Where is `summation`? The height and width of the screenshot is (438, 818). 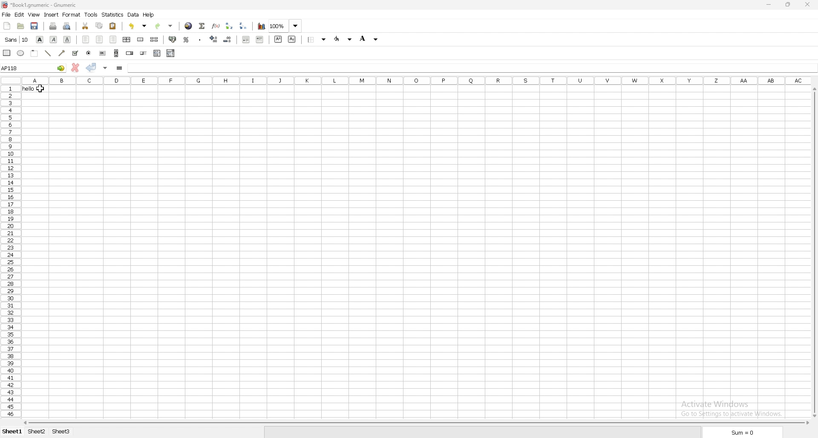
summation is located at coordinates (203, 26).